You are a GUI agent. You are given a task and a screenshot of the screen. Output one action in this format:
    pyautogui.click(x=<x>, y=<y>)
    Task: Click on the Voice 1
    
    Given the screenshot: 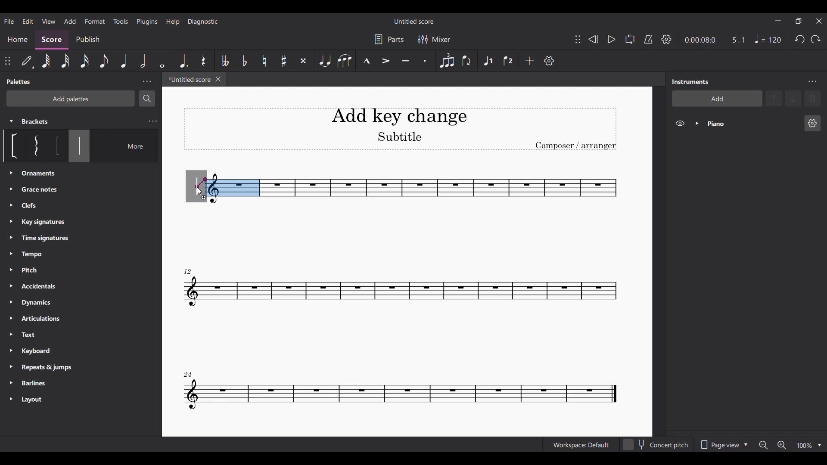 What is the action you would take?
    pyautogui.click(x=488, y=61)
    